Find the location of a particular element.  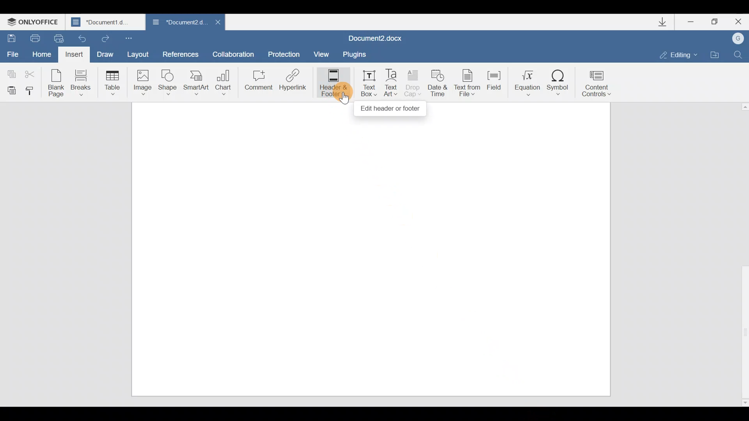

Redo is located at coordinates (106, 39).